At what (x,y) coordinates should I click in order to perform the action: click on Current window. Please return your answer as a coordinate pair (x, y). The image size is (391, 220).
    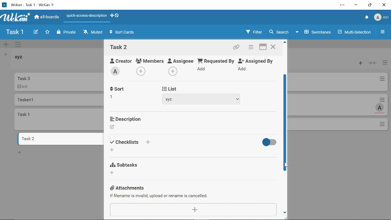
    Looking at the image, I should click on (28, 4).